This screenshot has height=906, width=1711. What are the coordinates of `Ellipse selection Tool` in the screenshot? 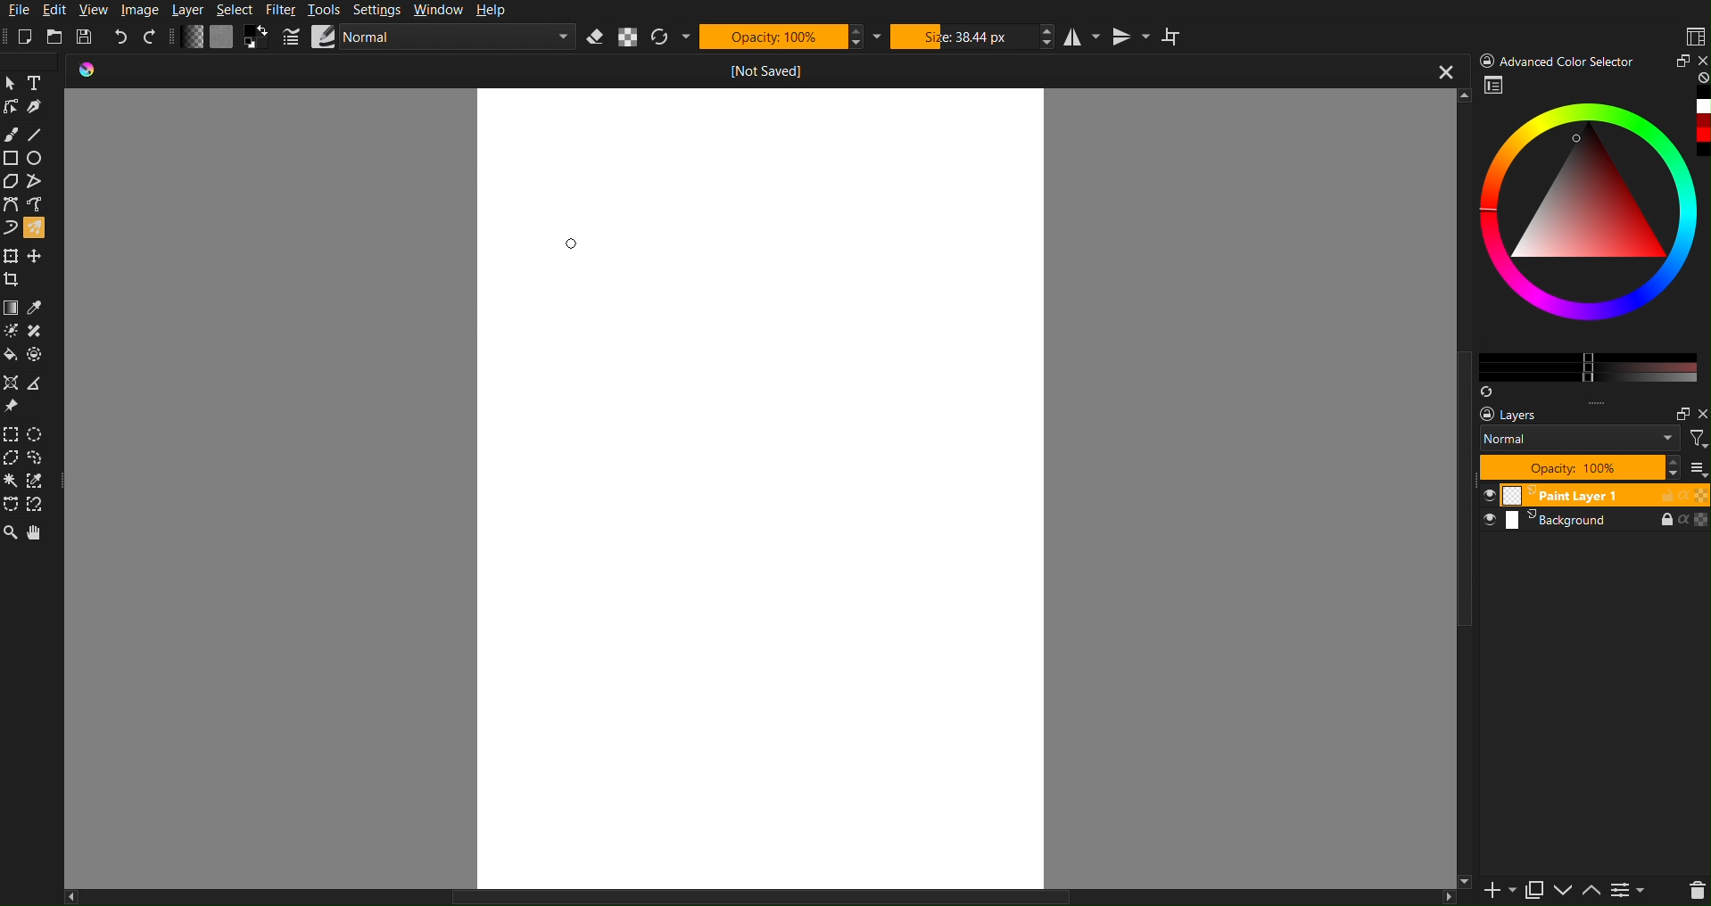 It's located at (41, 434).